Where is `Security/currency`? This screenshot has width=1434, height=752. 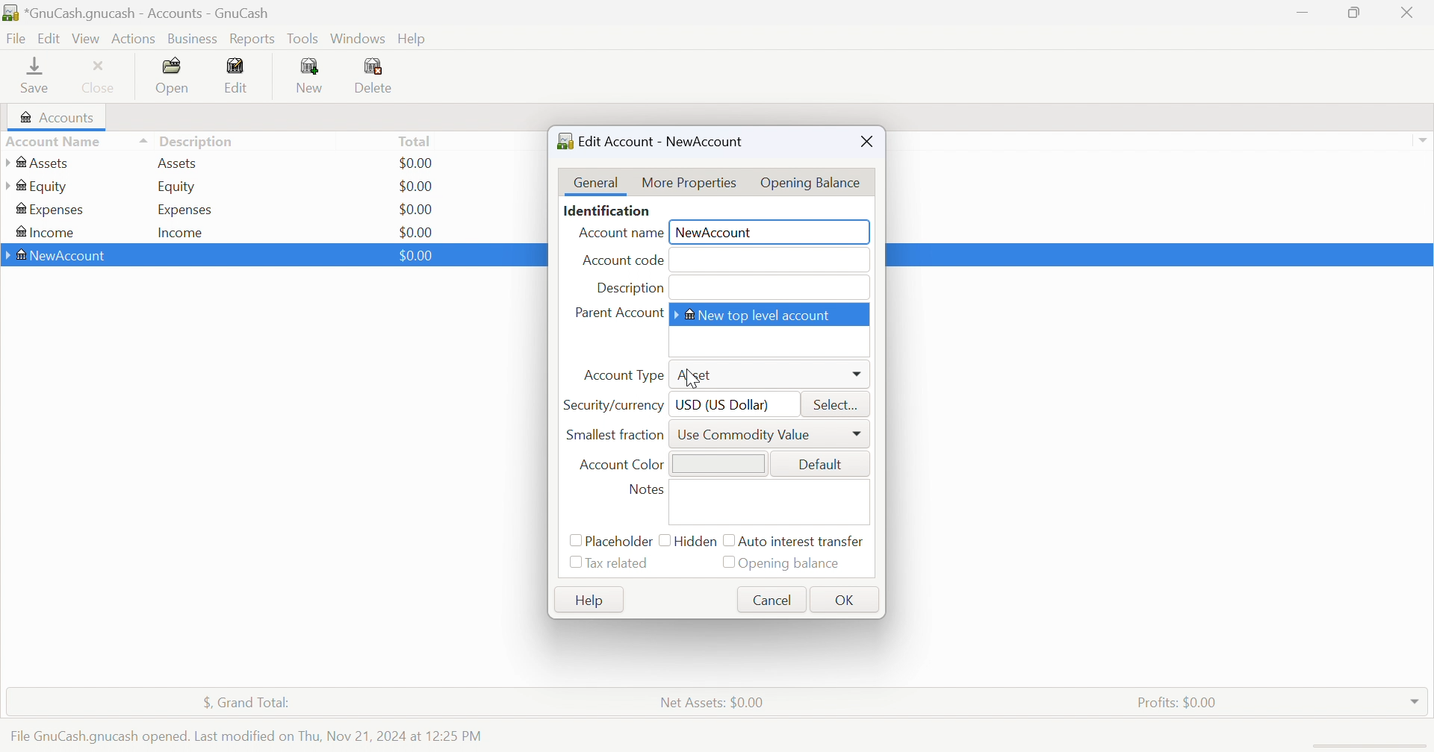
Security/currency is located at coordinates (613, 406).